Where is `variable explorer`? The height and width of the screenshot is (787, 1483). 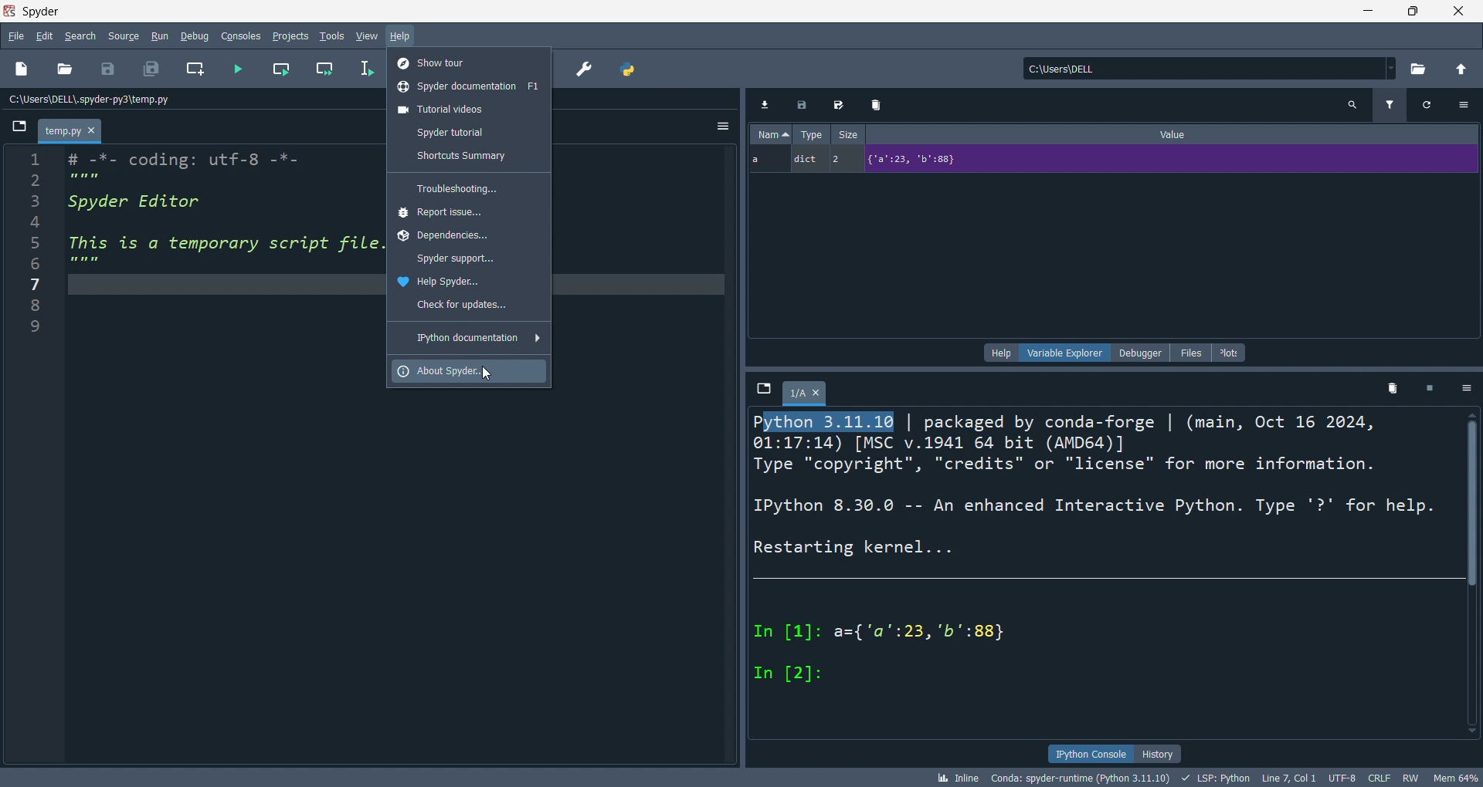
variable explorer is located at coordinates (1064, 352).